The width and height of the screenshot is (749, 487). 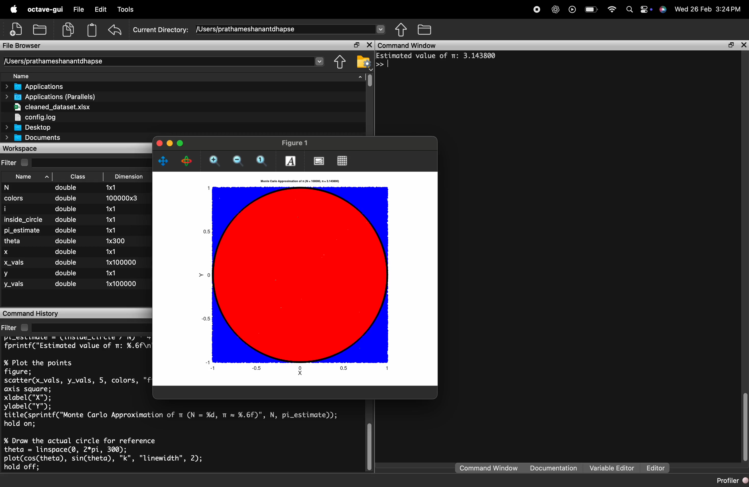 I want to click on  Wed 26 Feb, so click(x=692, y=9).